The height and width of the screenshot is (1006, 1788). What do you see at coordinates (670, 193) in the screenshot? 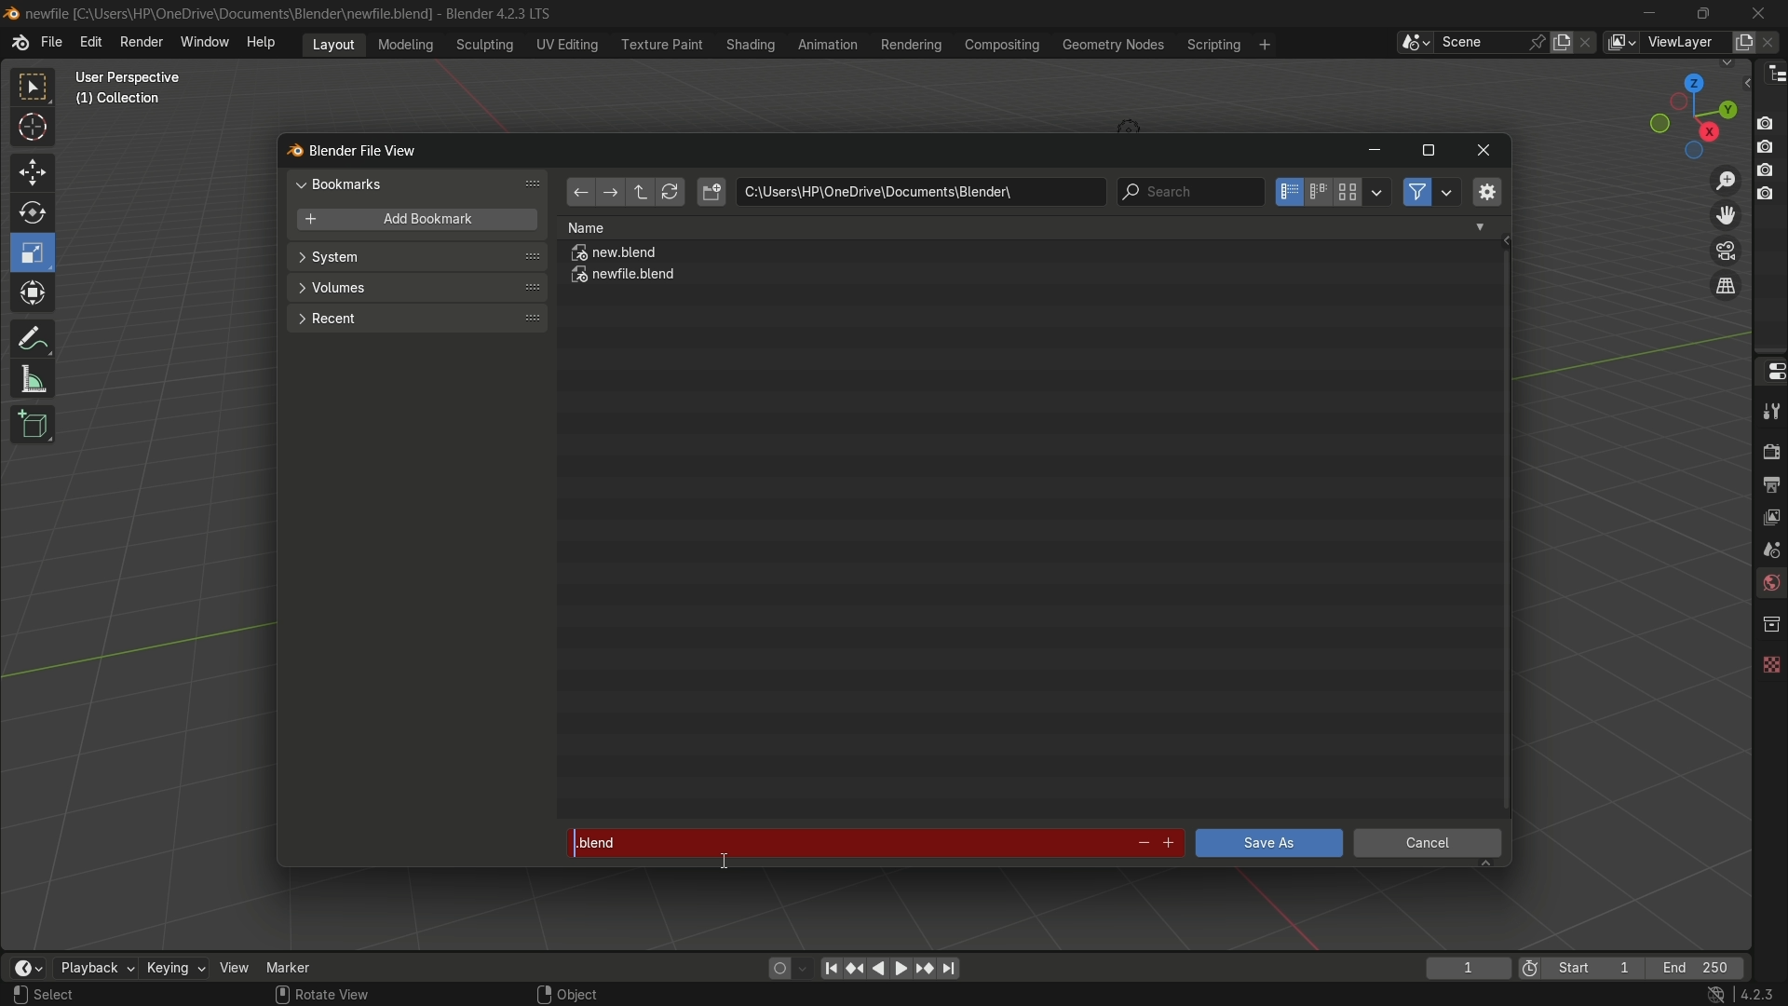
I see `refresh` at bounding box center [670, 193].